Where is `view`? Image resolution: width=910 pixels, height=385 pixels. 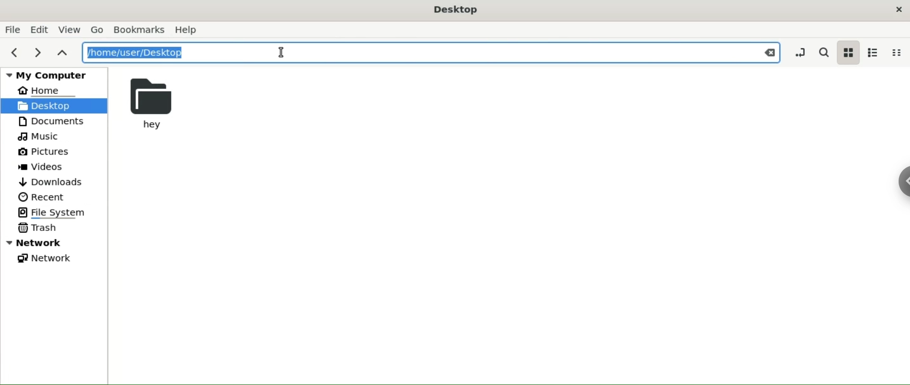 view is located at coordinates (70, 30).